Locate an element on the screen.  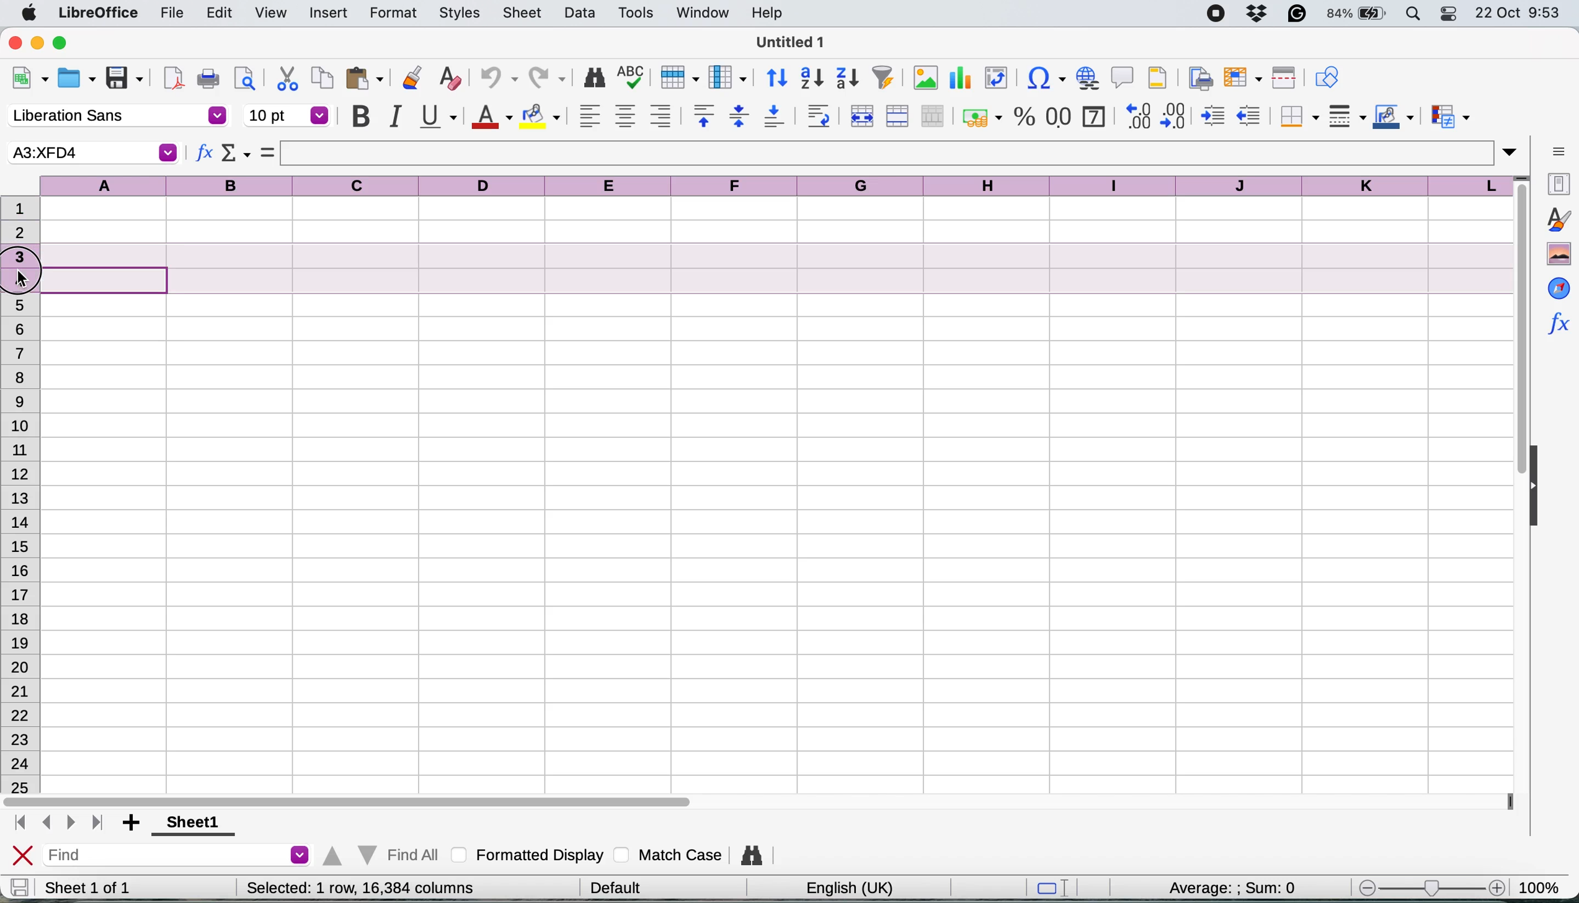
view is located at coordinates (270, 13).